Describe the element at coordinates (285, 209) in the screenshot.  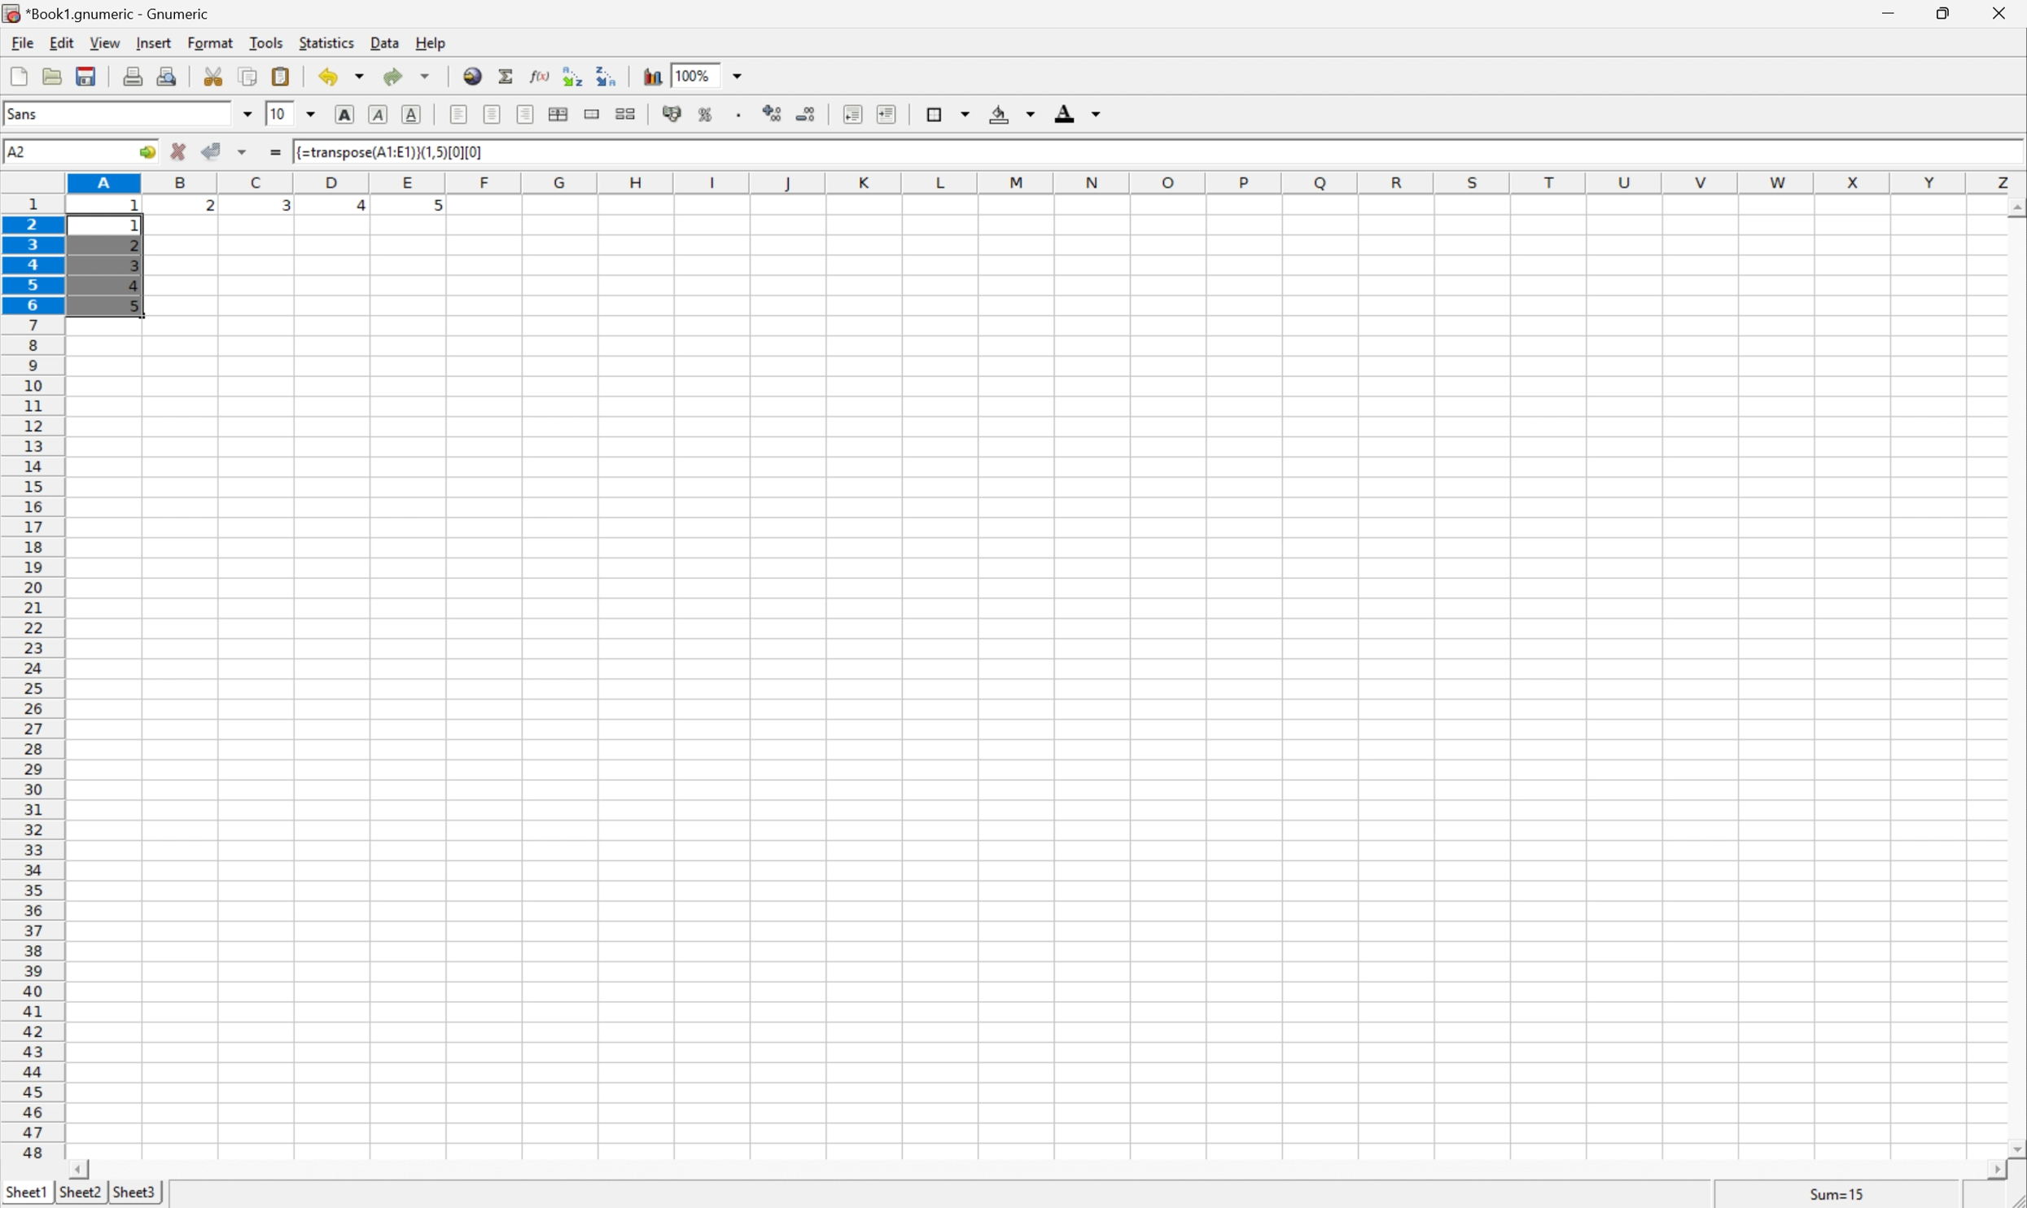
I see `3` at that location.